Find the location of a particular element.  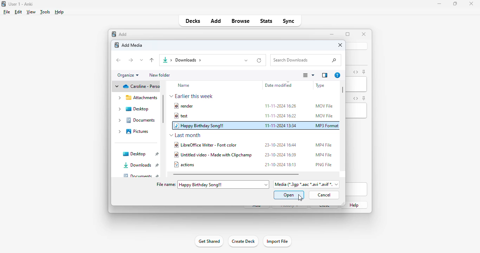

23-10-2024 is located at coordinates (280, 155).